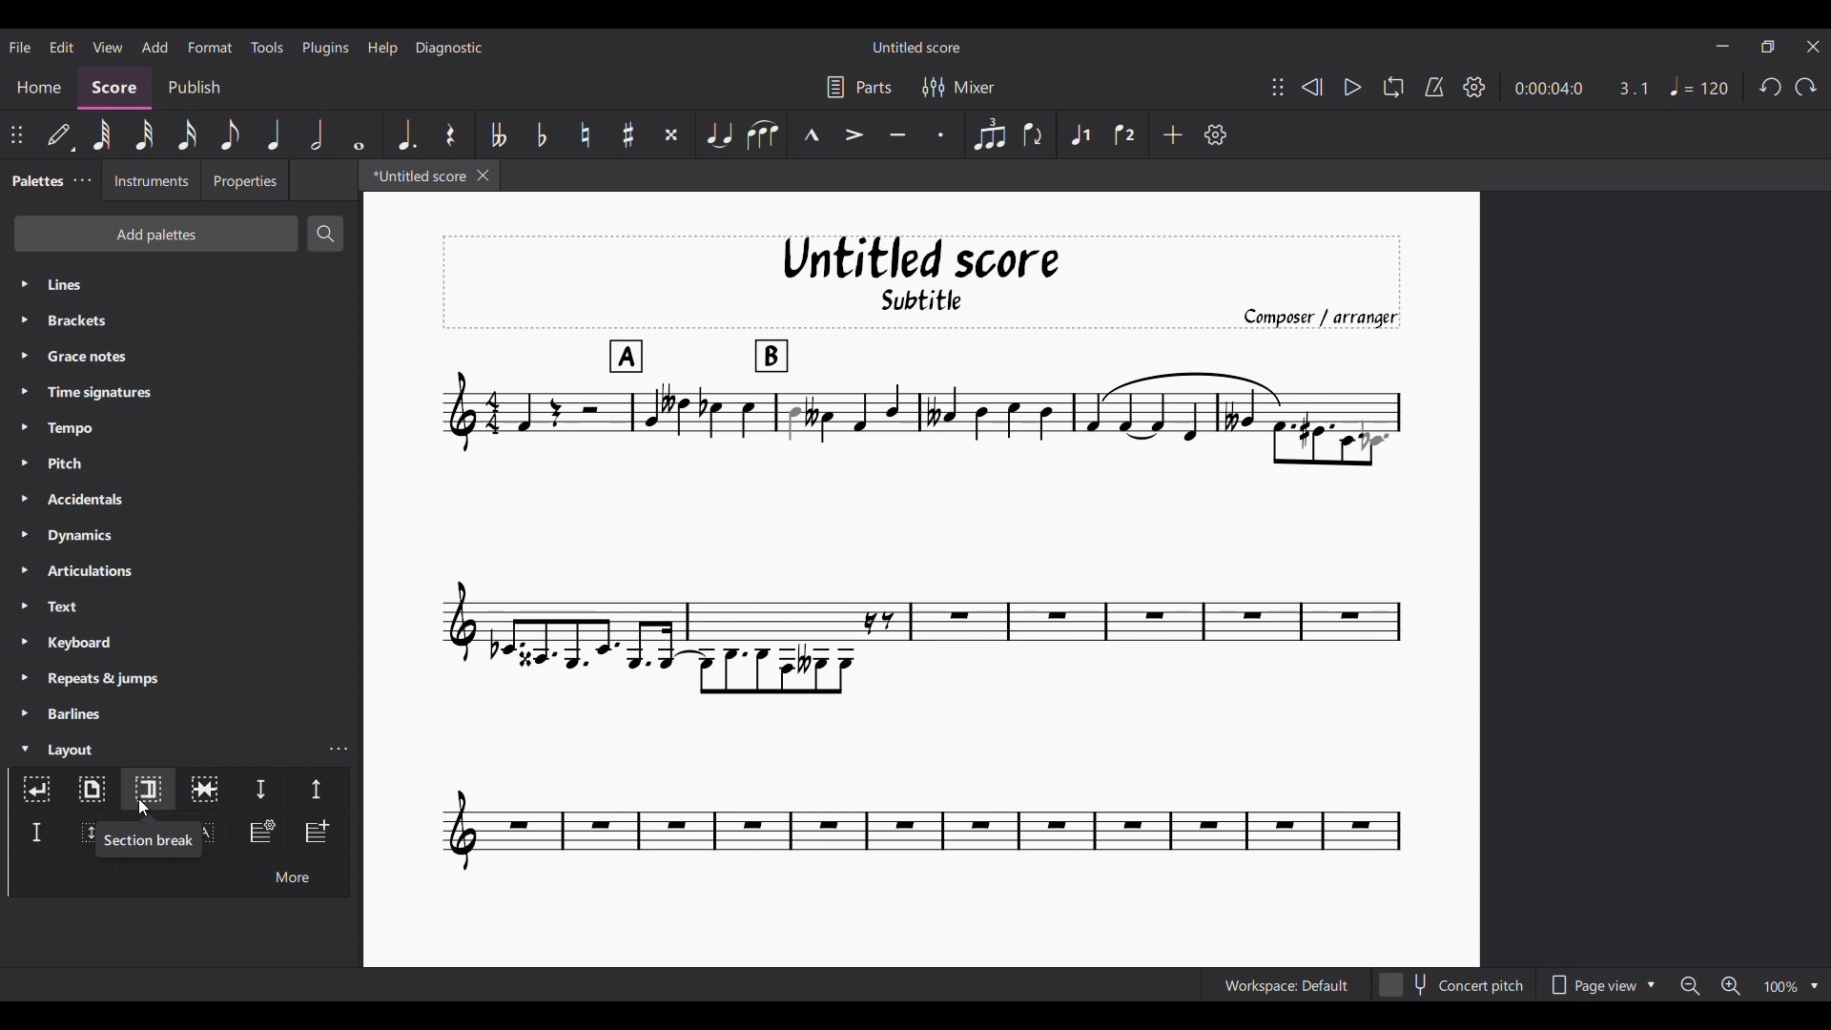  Describe the element at coordinates (16, 134) in the screenshot. I see `Change position` at that location.